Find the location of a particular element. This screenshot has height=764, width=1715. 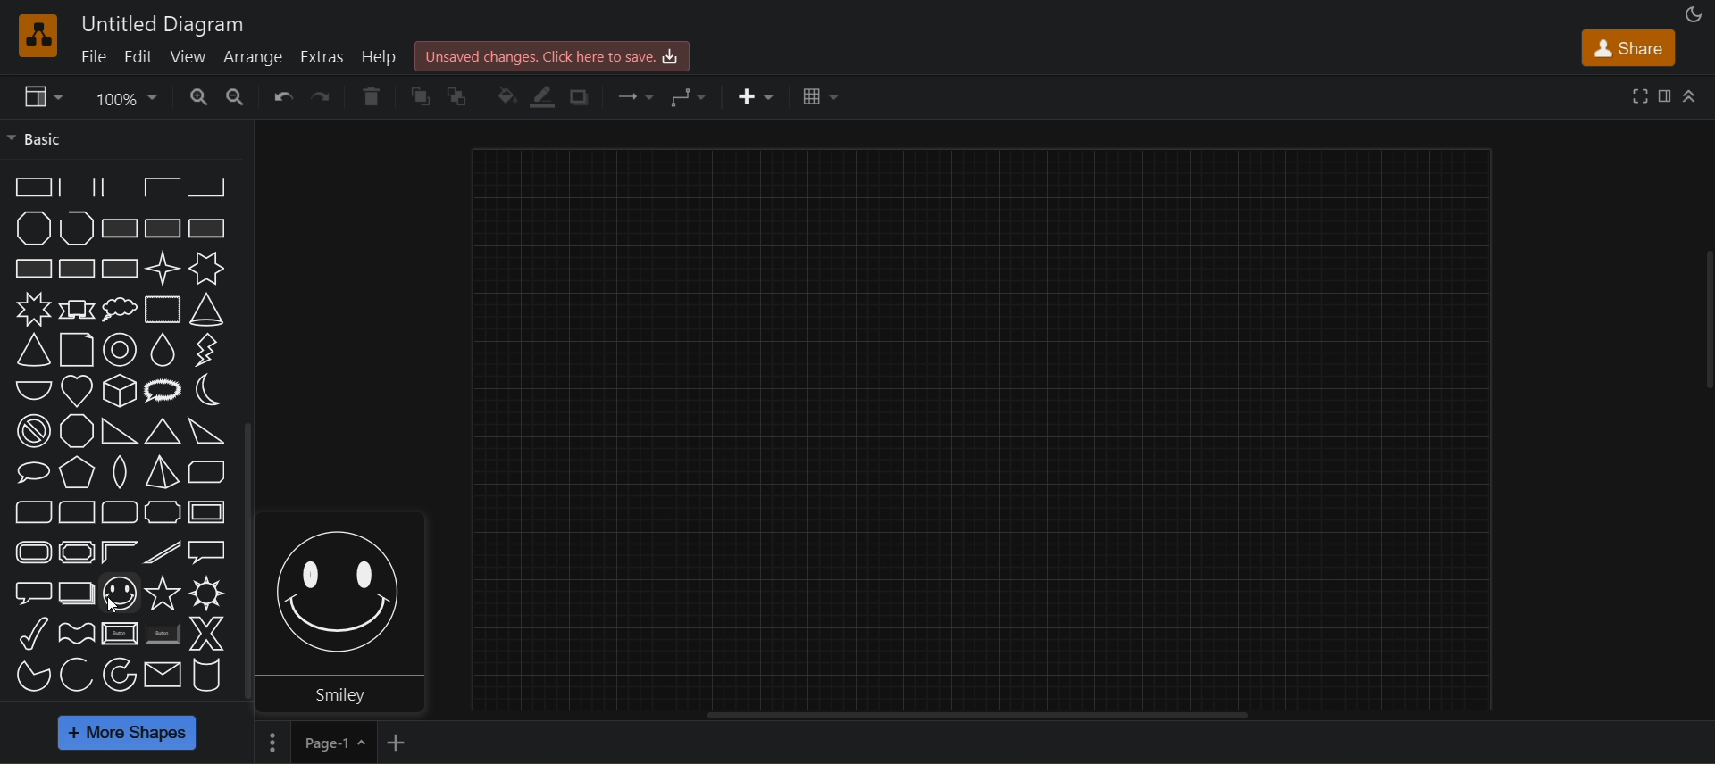

plaque frame is located at coordinates (76, 552).